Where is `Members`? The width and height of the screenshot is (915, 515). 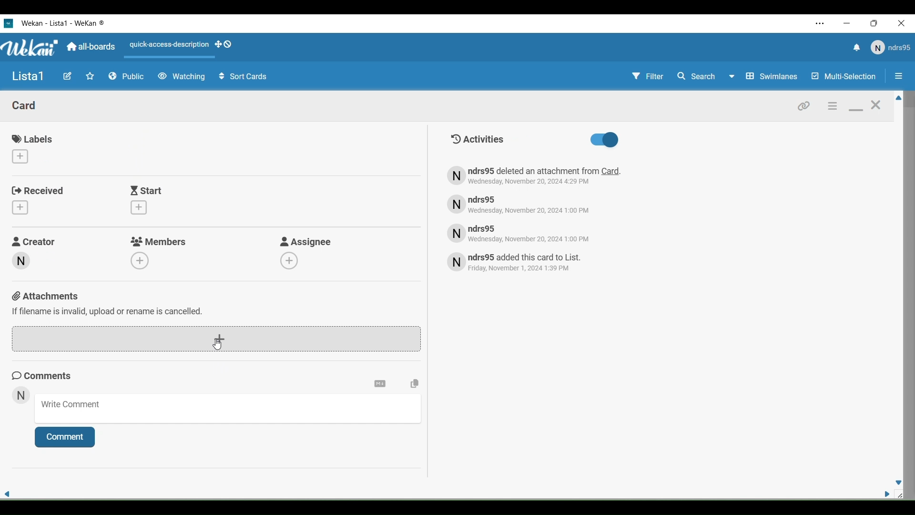 Members is located at coordinates (159, 241).